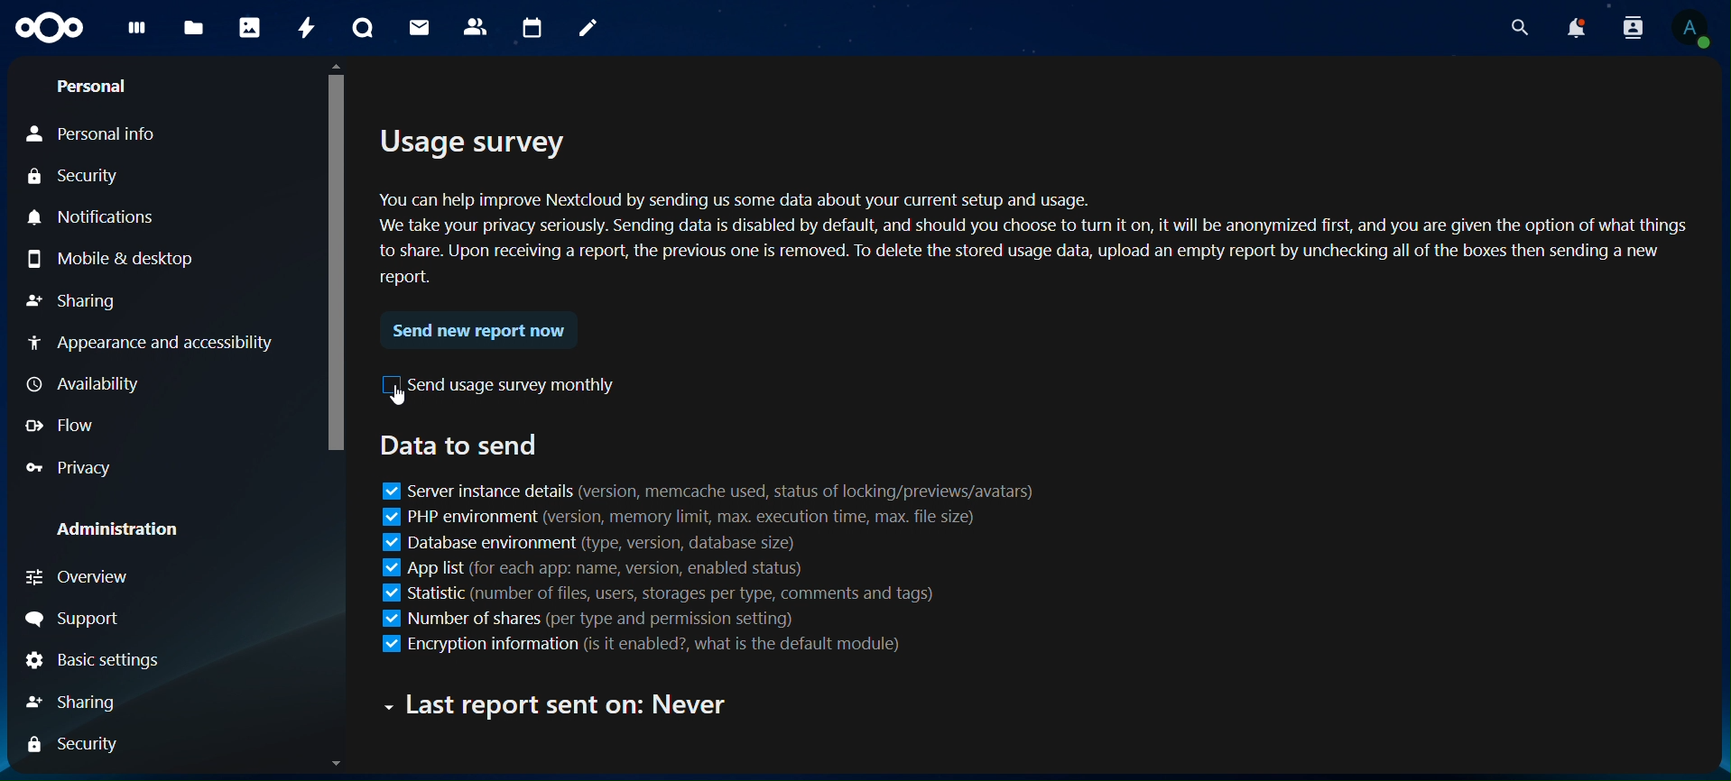 The width and height of the screenshot is (1731, 781). What do you see at coordinates (47, 27) in the screenshot?
I see `icon` at bounding box center [47, 27].